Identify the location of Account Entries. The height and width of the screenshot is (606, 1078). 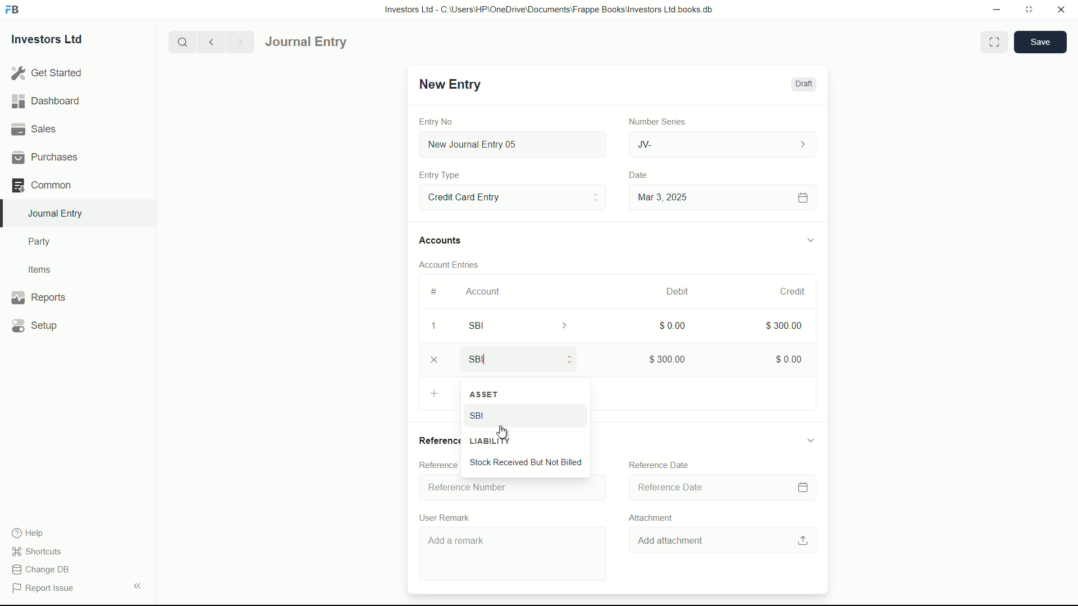
(454, 263).